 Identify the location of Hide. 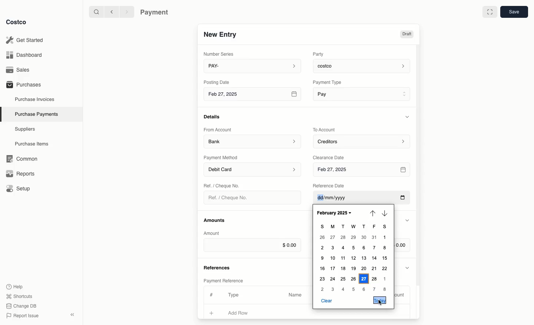
(407, 221).